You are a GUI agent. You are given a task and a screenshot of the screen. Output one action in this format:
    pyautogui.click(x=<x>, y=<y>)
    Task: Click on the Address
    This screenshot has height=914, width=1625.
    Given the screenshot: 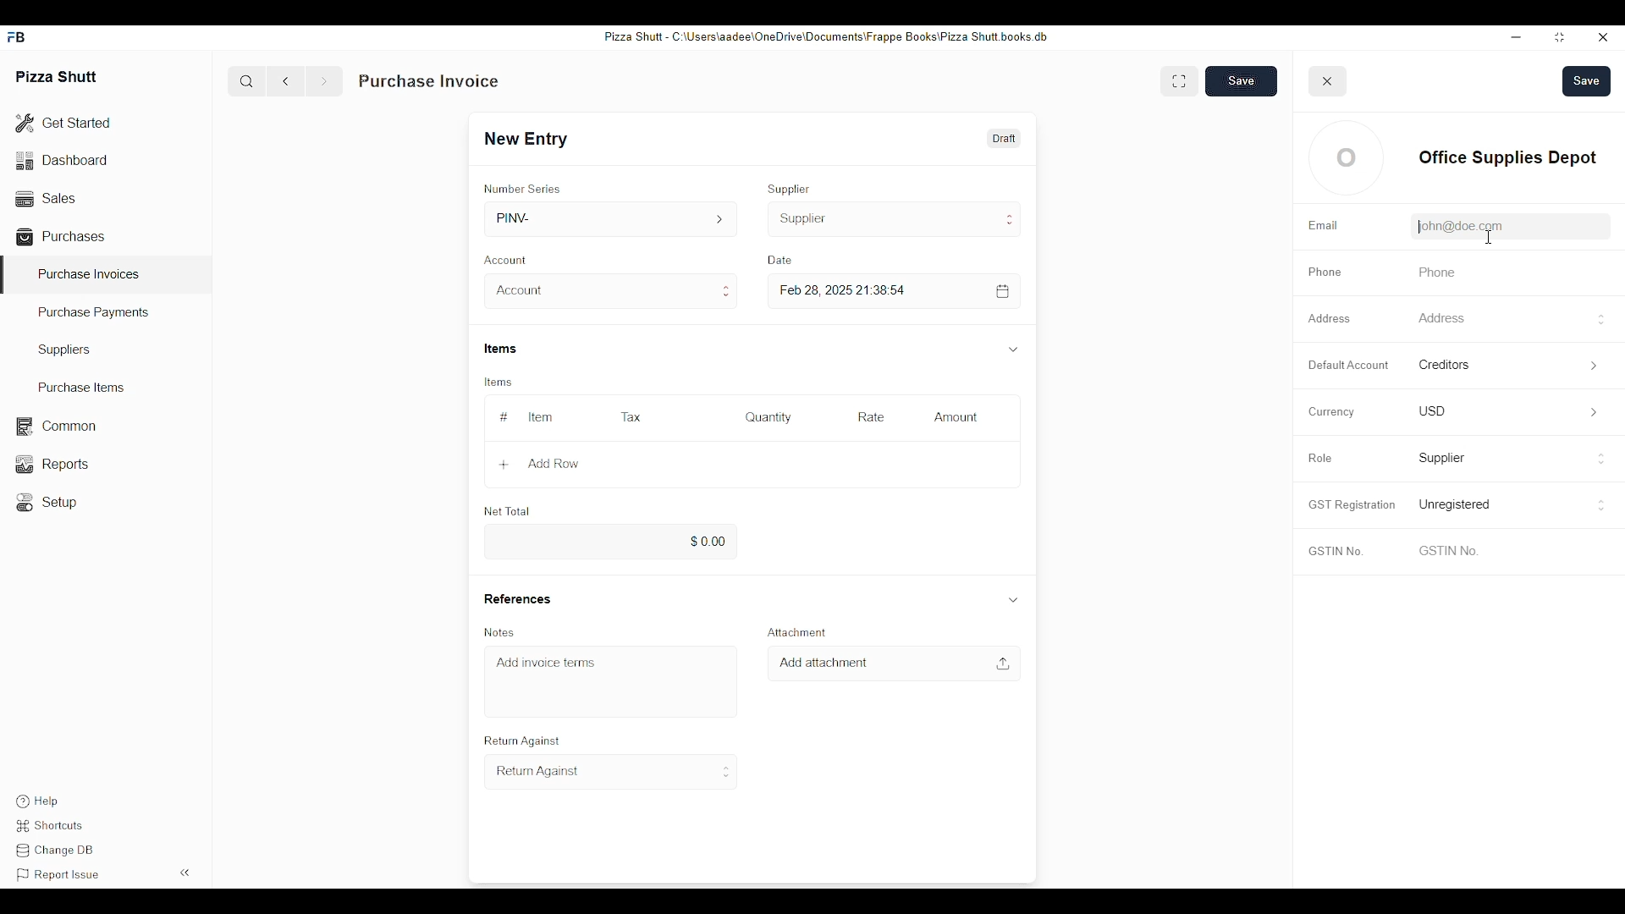 What is the action you would take?
    pyautogui.click(x=1440, y=317)
    